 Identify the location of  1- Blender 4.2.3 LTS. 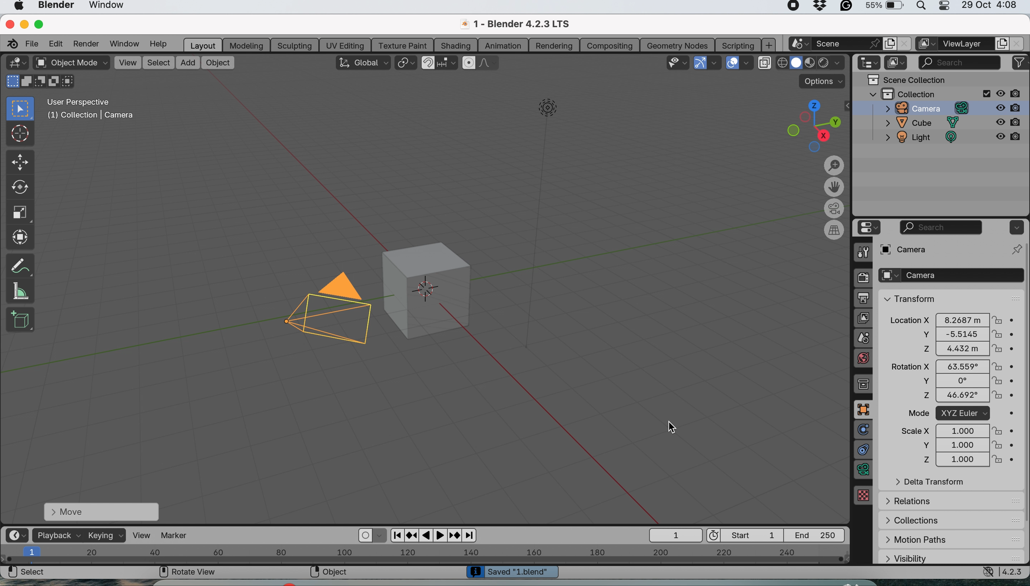
(523, 23).